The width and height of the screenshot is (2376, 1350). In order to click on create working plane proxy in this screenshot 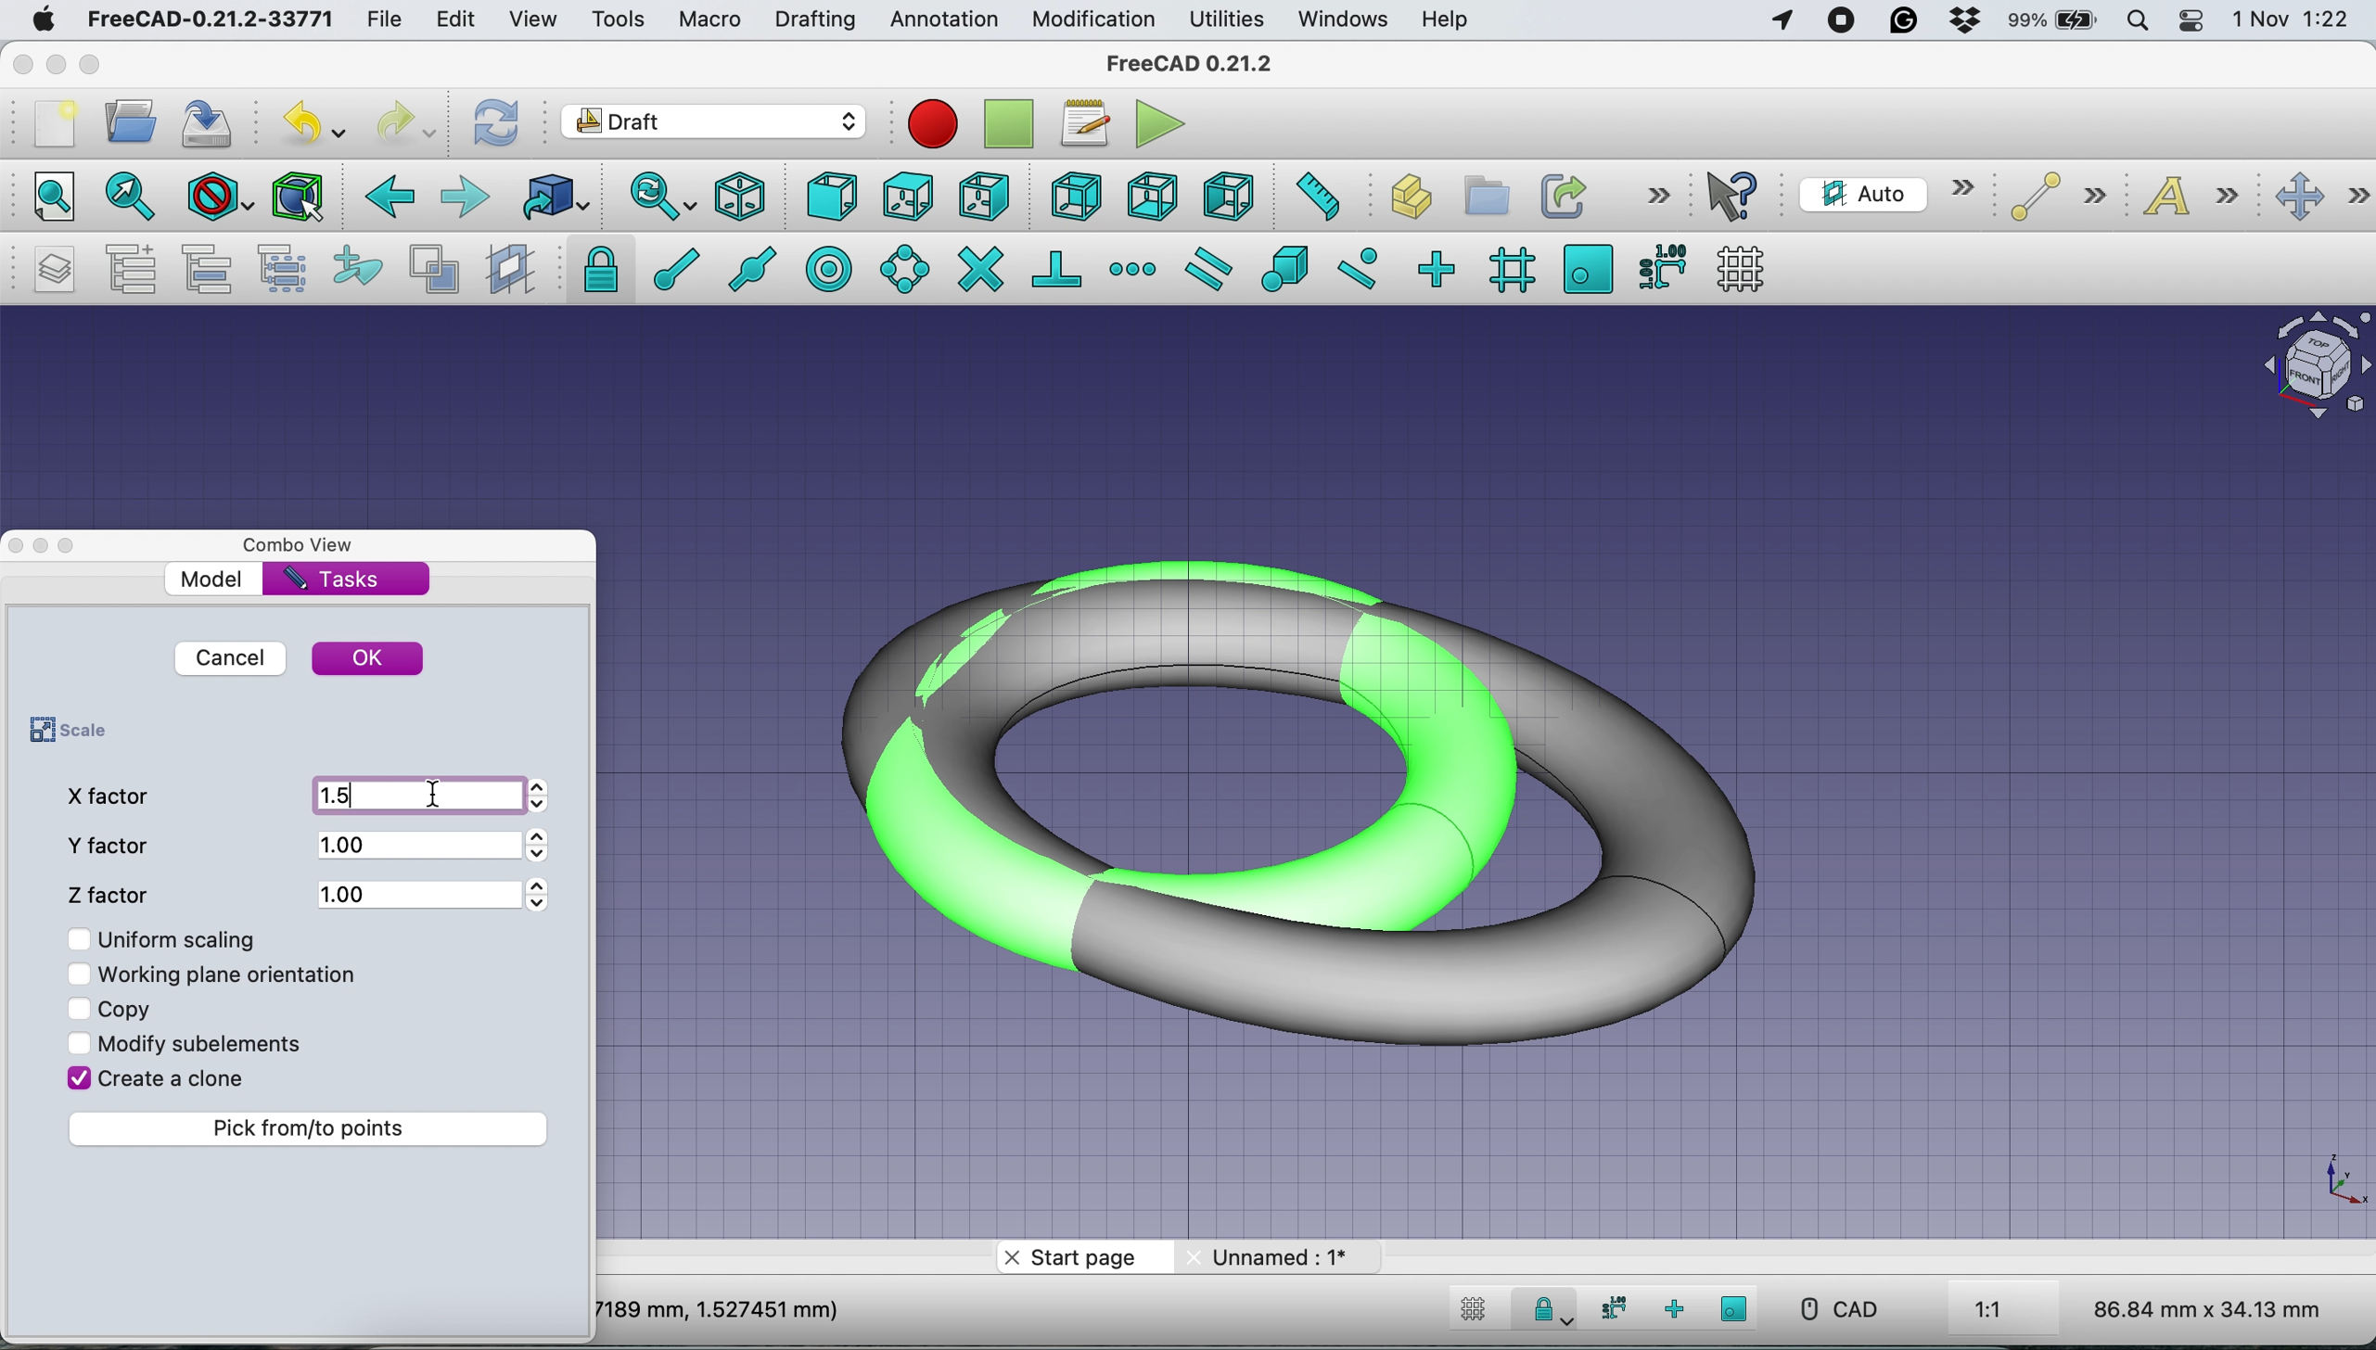, I will do `click(507, 268)`.